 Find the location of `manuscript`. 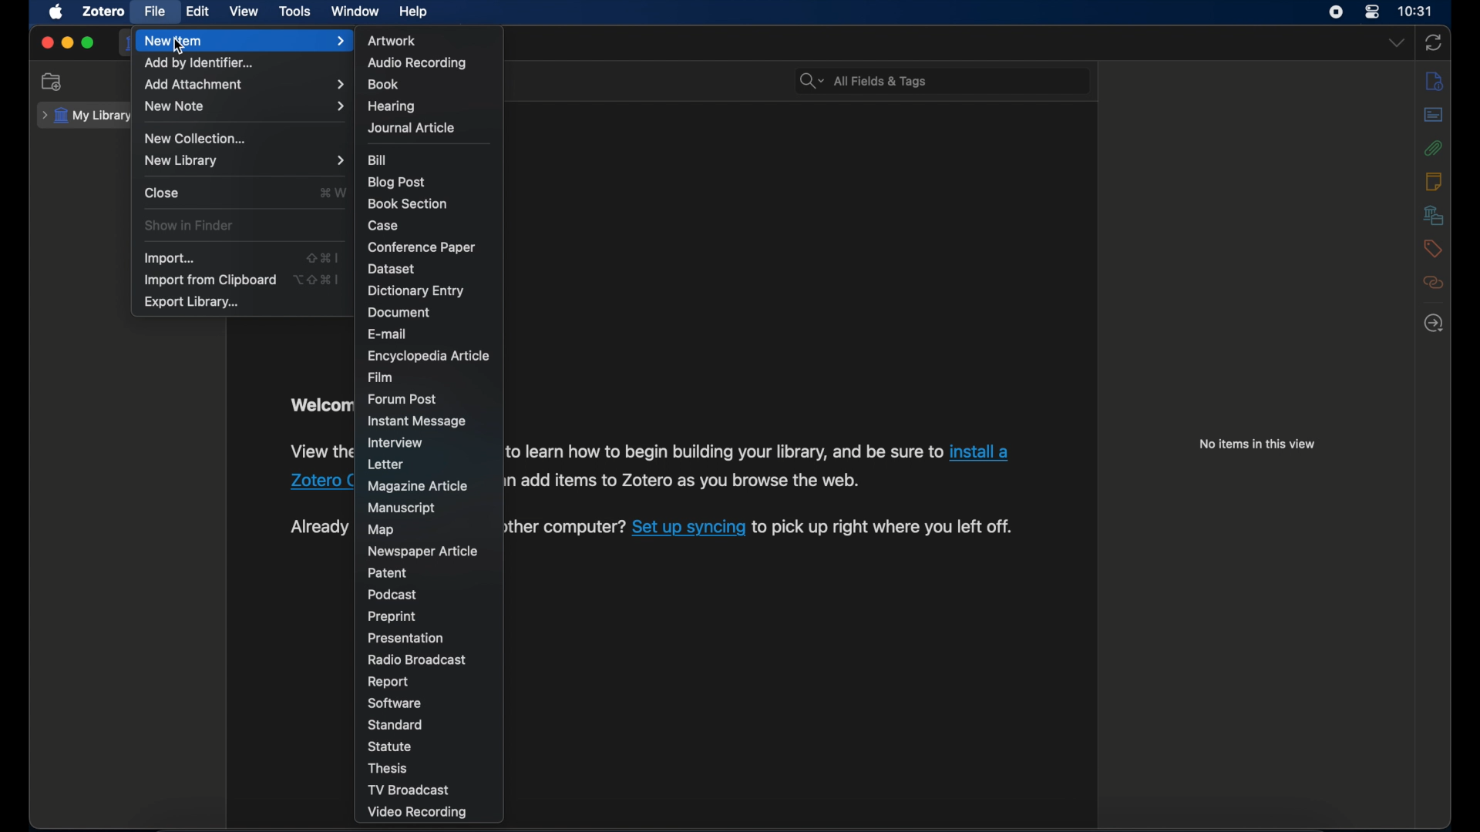

manuscript is located at coordinates (402, 508).